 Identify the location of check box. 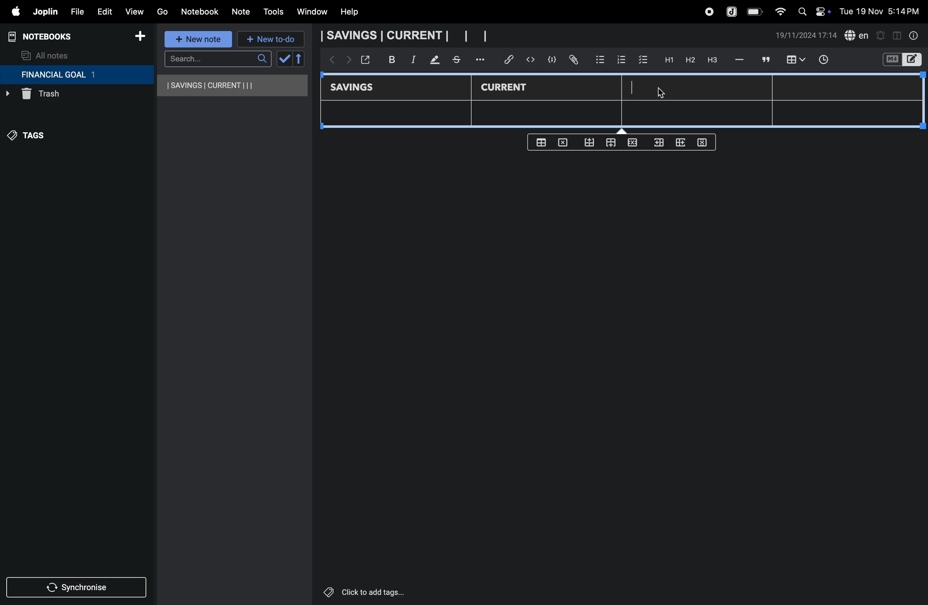
(643, 60).